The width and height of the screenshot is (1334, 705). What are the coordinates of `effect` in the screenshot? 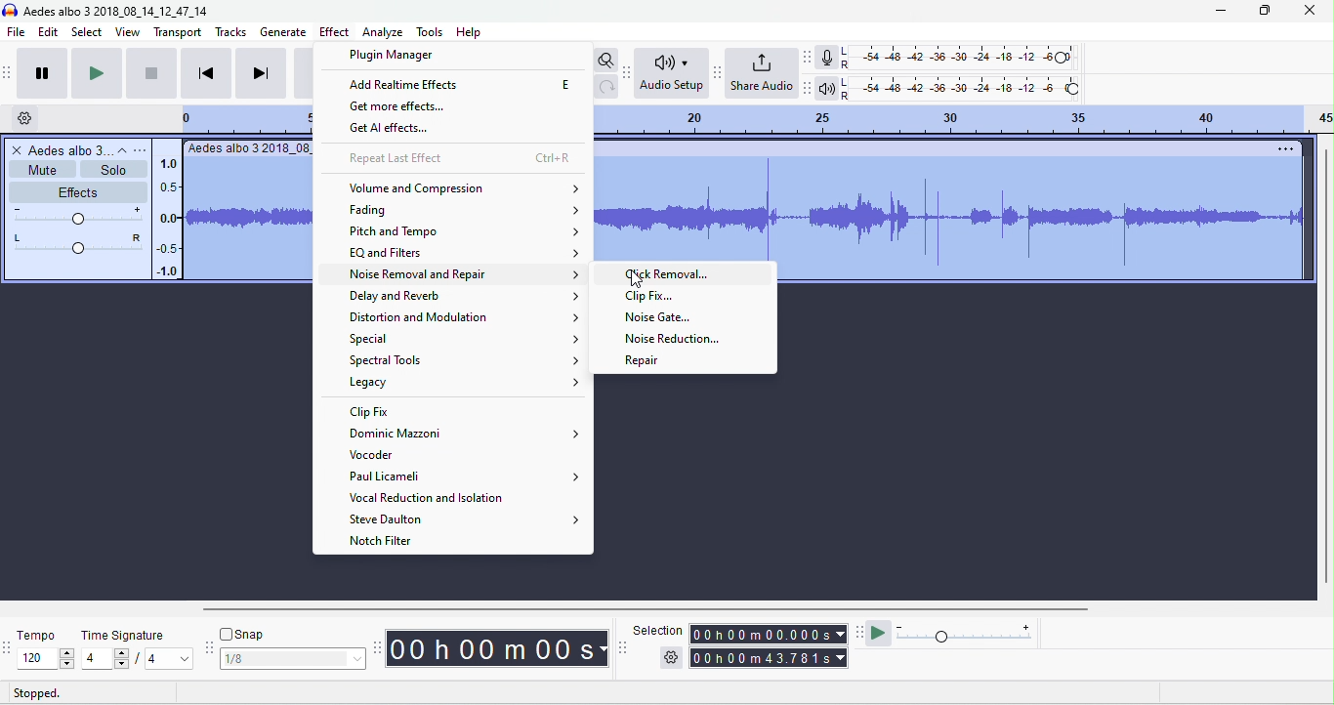 It's located at (334, 33).